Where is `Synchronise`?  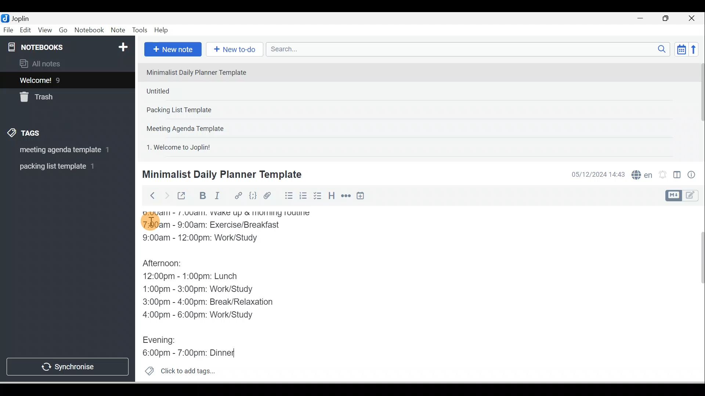
Synchronise is located at coordinates (67, 365).